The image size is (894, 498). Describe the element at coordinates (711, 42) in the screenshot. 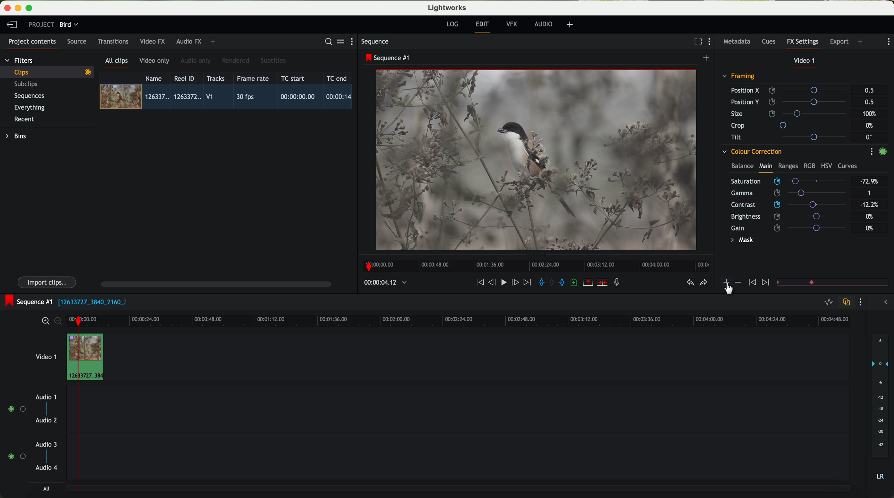

I see `show settings menu` at that location.